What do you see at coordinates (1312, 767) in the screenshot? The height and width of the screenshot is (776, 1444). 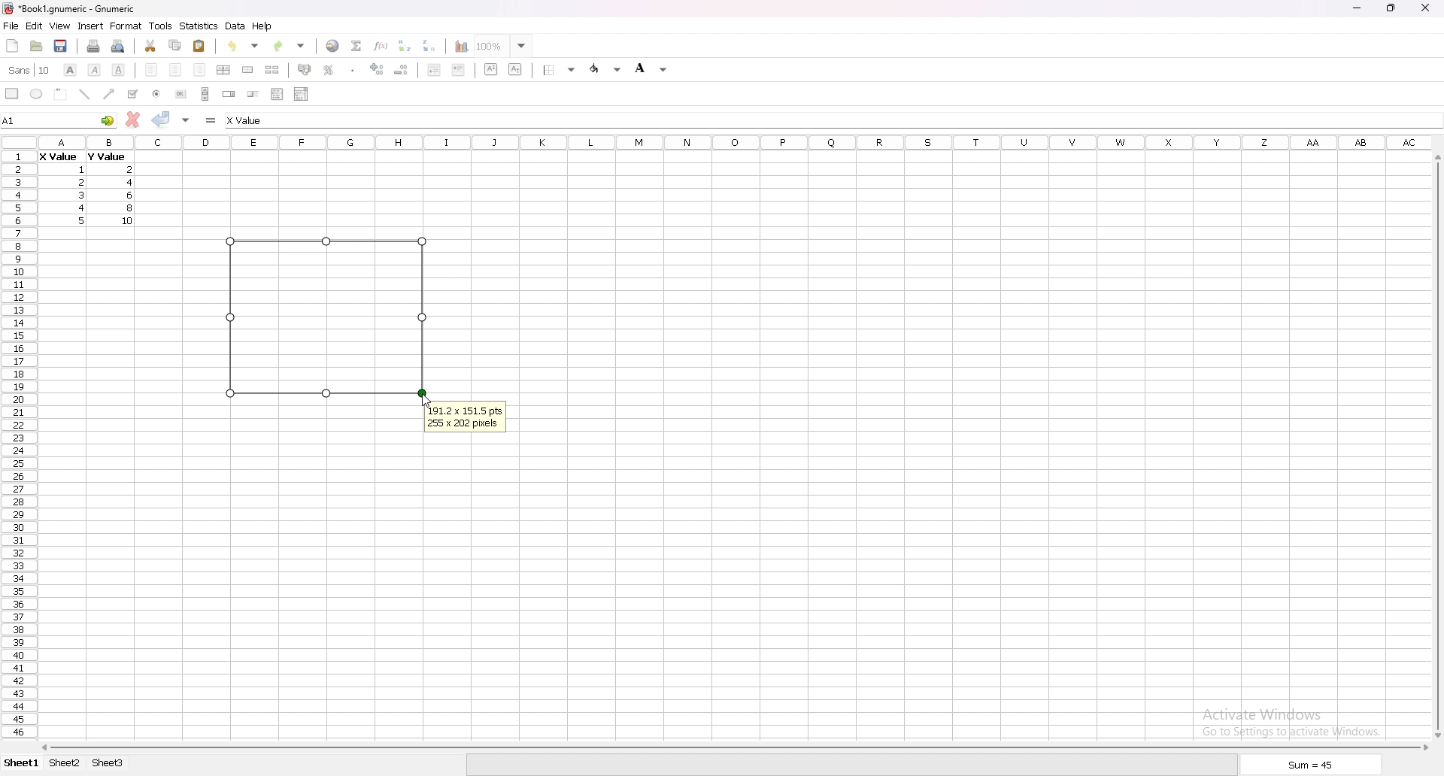 I see `sum` at bounding box center [1312, 767].